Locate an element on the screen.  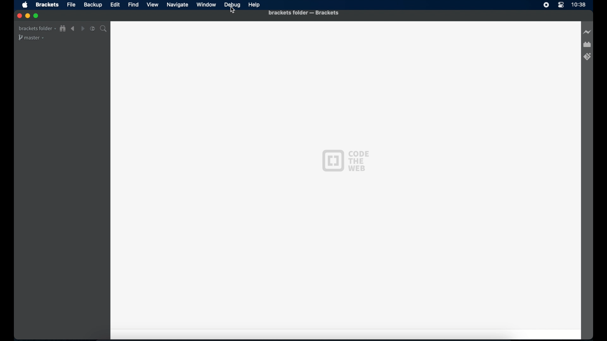
brackets is located at coordinates (47, 5).